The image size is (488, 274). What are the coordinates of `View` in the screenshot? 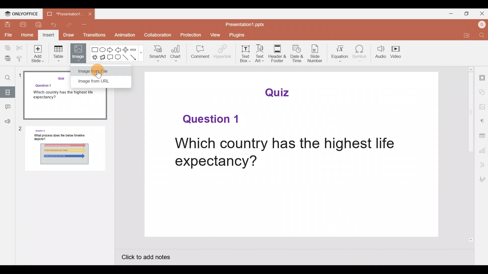 It's located at (215, 36).